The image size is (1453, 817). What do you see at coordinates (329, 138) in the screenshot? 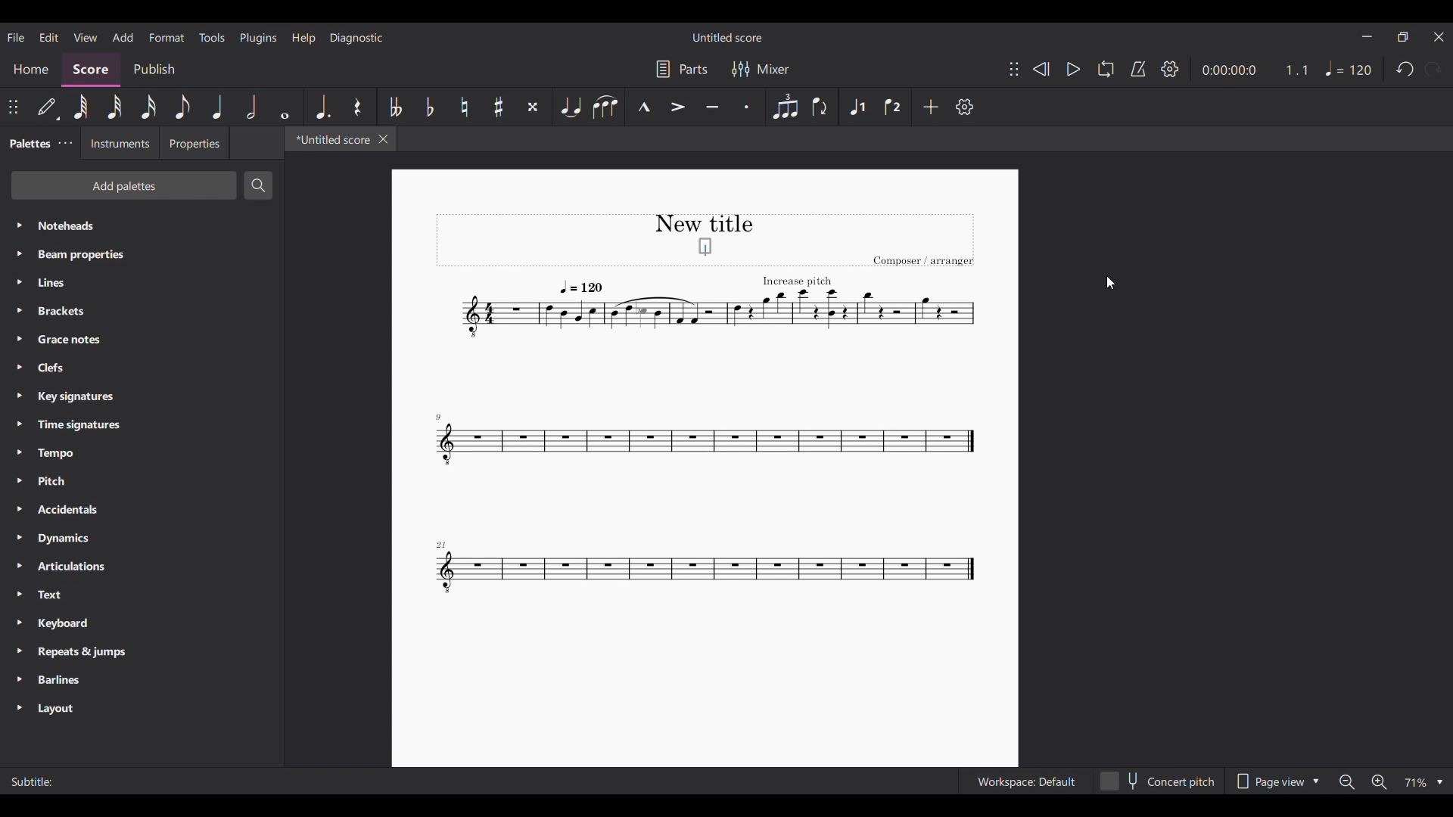
I see `*Untitled score, current tab` at bounding box center [329, 138].